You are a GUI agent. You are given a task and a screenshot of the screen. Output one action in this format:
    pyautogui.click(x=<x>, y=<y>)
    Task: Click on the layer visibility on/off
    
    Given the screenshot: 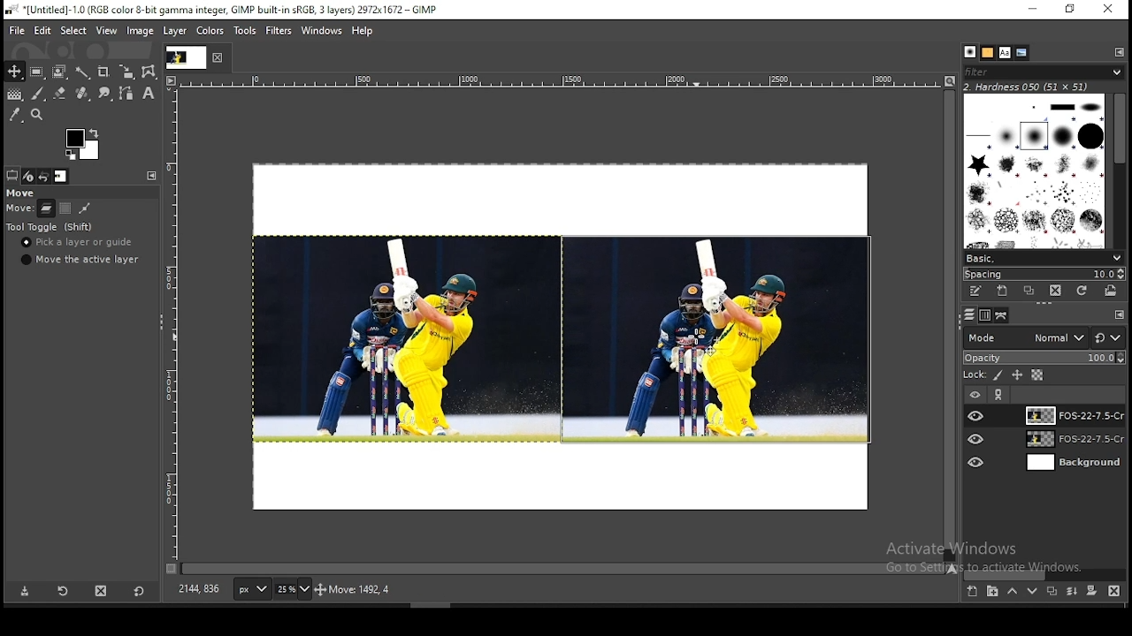 What is the action you would take?
    pyautogui.click(x=977, y=439)
    